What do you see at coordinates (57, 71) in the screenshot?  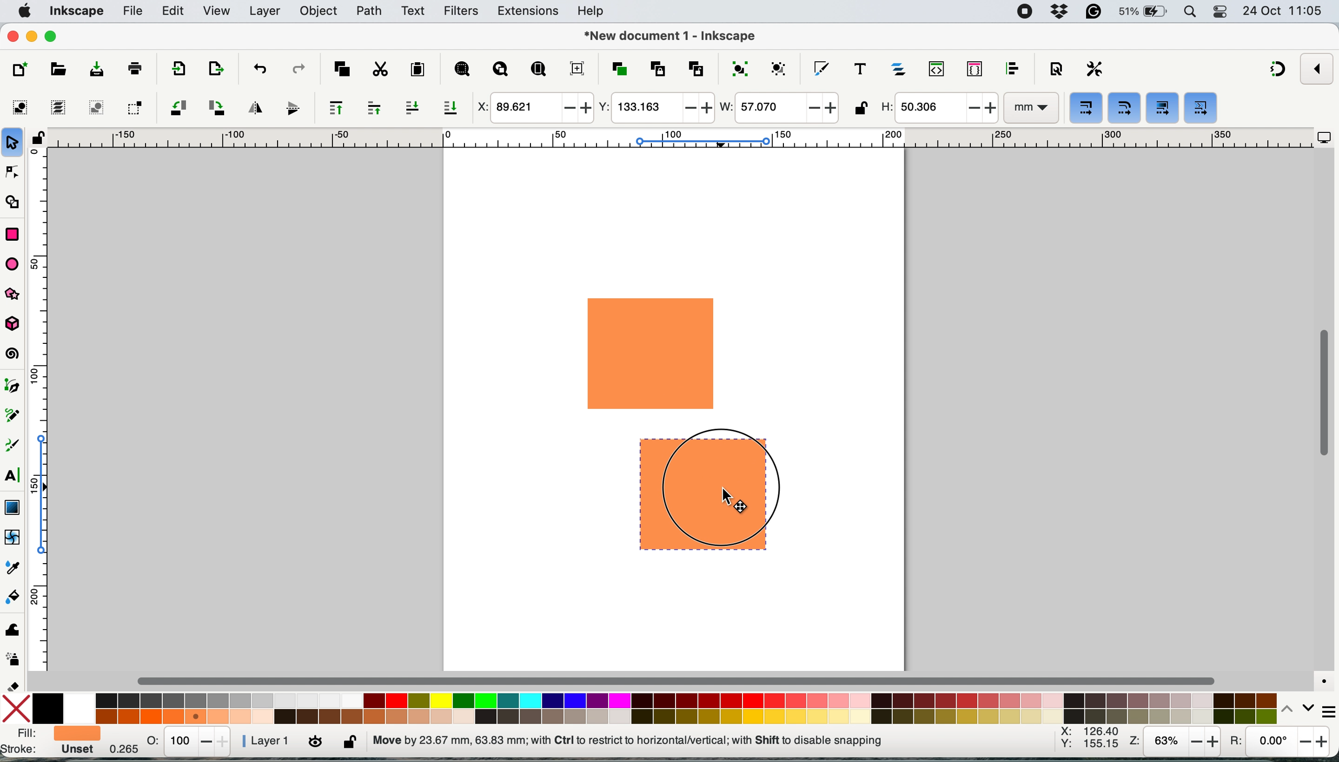 I see `open` at bounding box center [57, 71].